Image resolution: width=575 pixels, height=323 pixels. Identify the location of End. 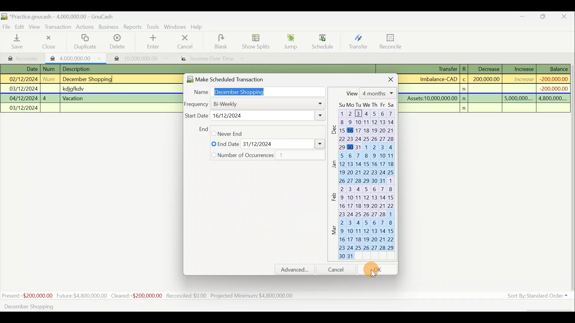
(203, 129).